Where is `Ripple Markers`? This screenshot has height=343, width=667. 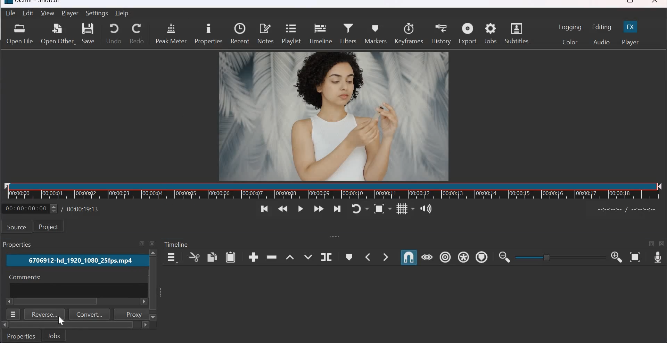 Ripple Markers is located at coordinates (481, 257).